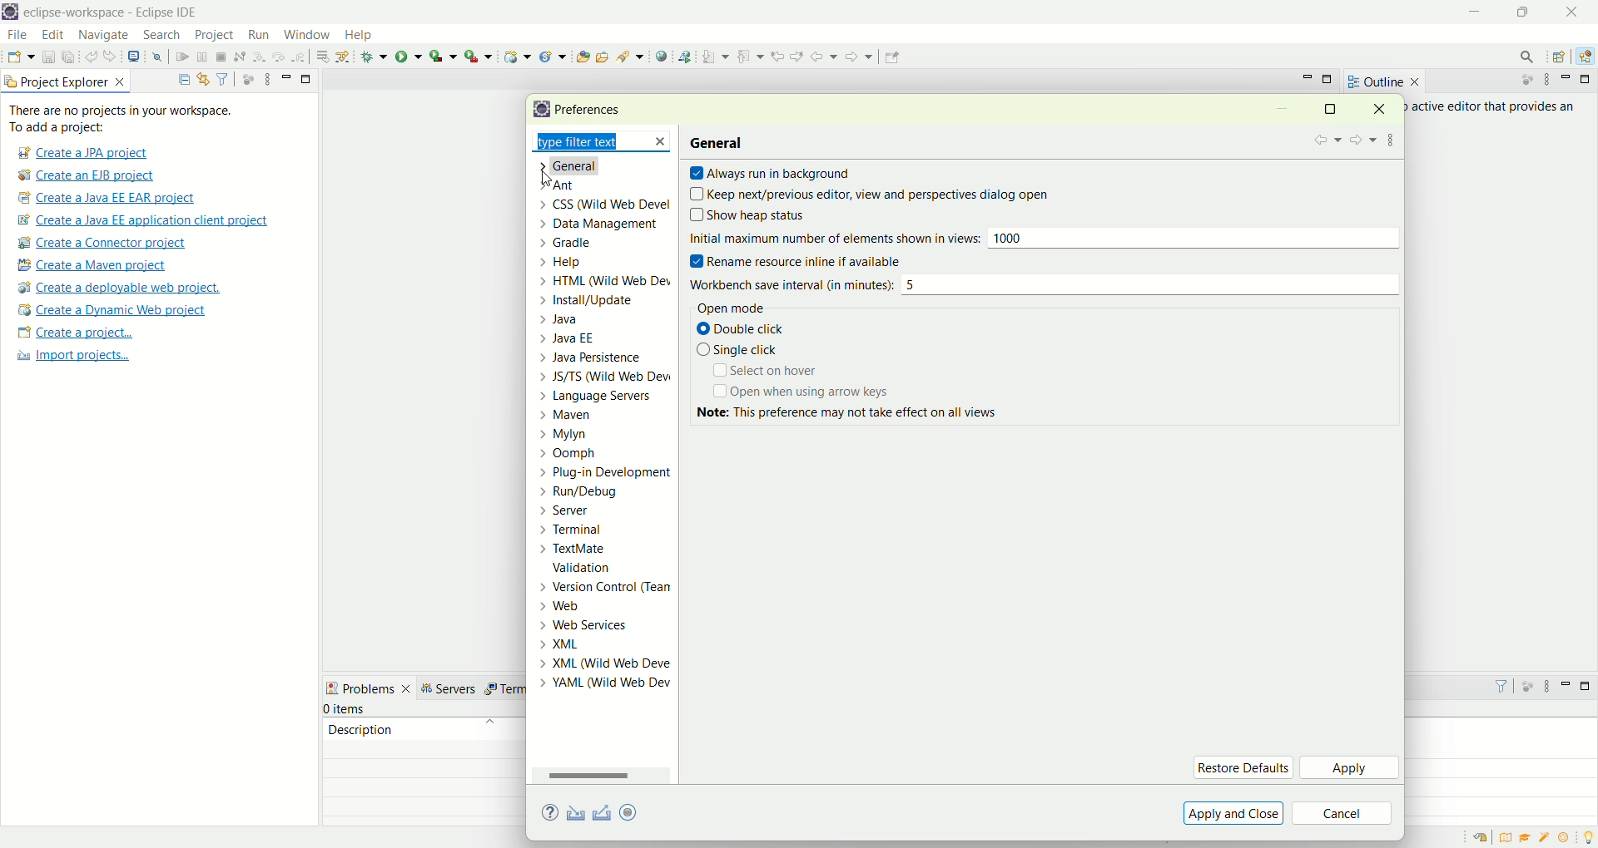 This screenshot has width=1598, height=848. I want to click on terminal, so click(603, 530).